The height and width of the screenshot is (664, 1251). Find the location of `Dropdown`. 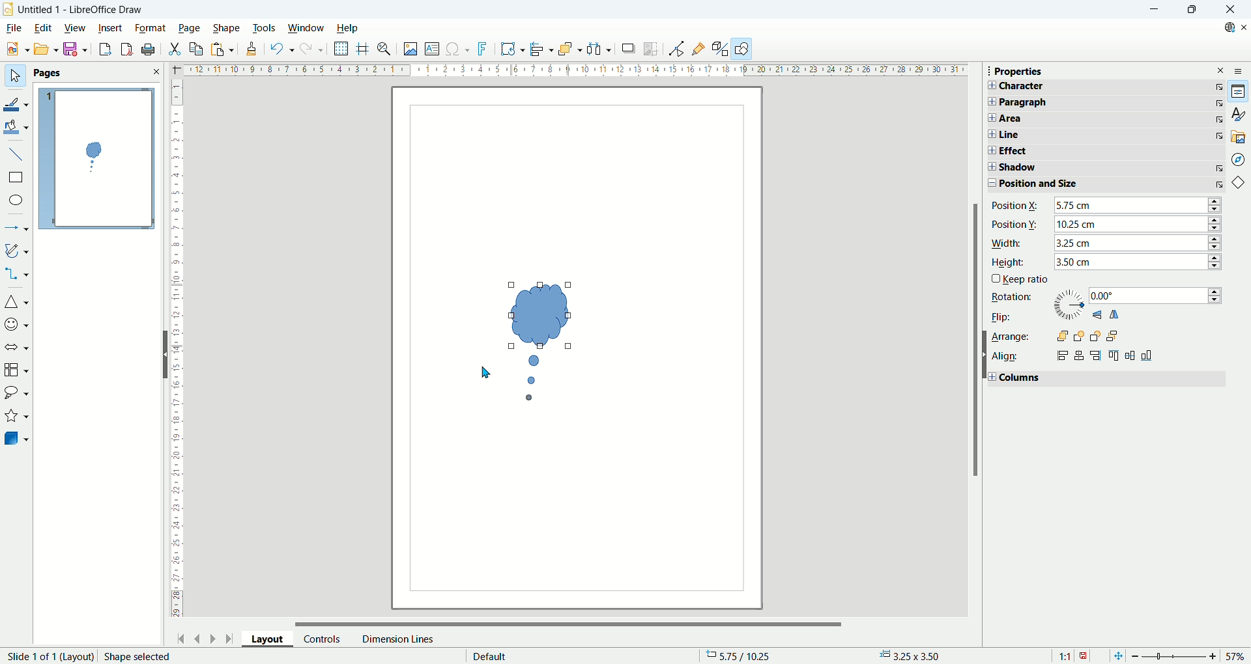

Dropdown is located at coordinates (1138, 205).